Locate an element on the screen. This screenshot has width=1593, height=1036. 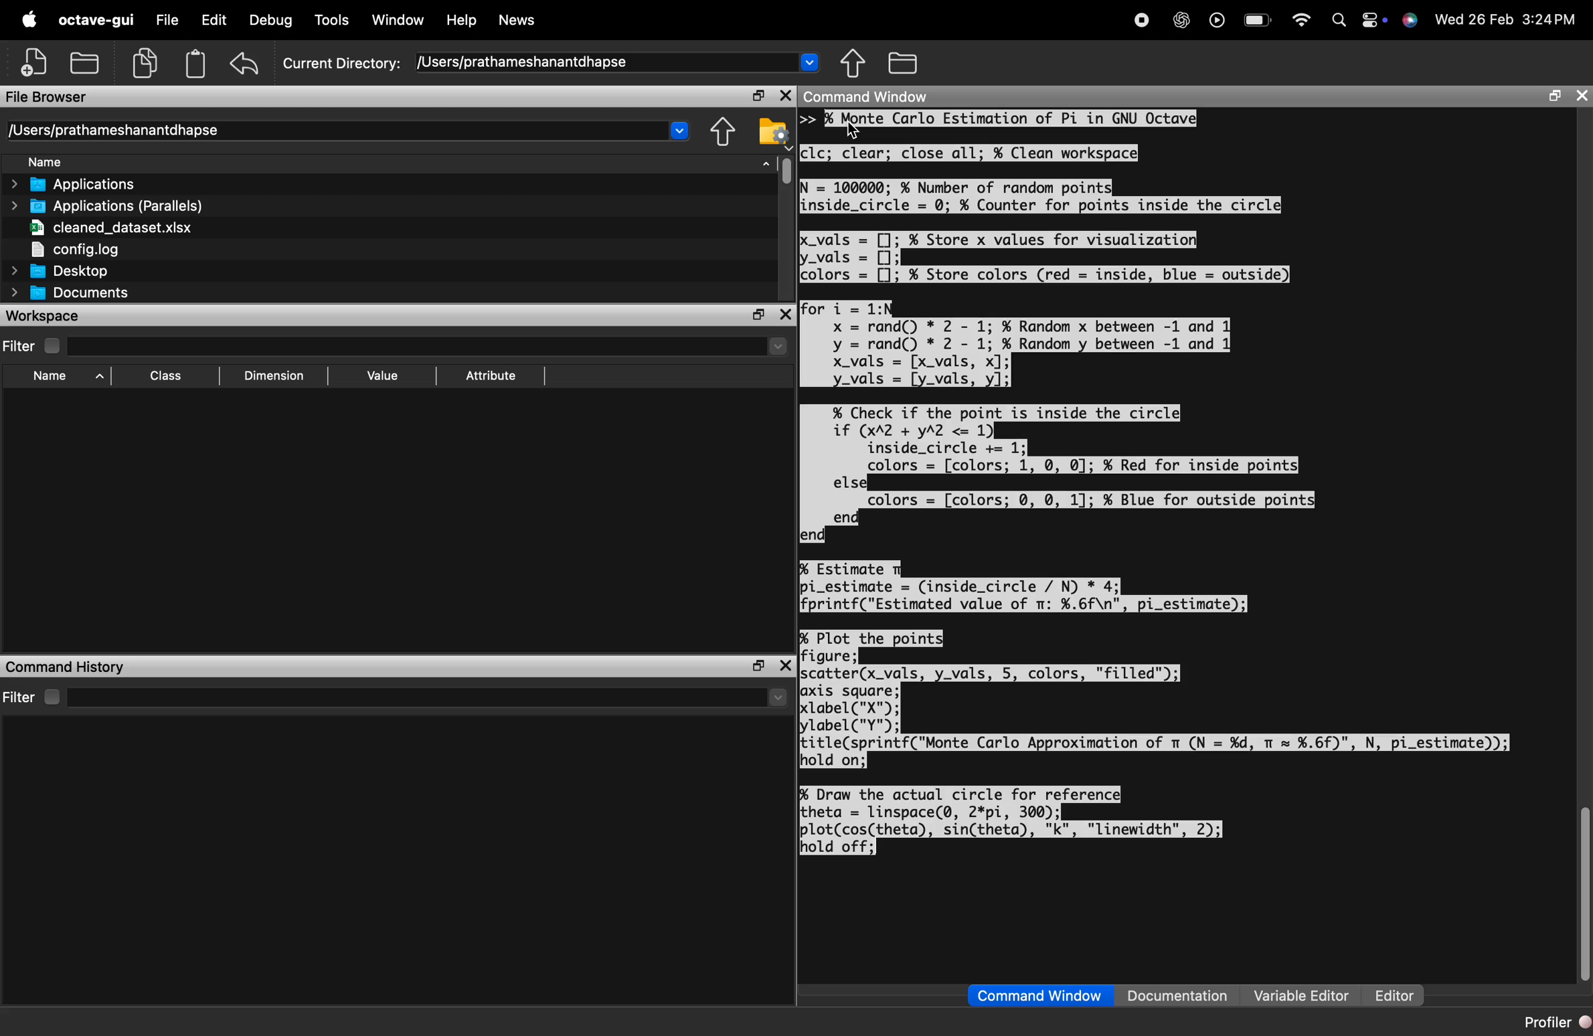
Workspace is located at coordinates (52, 315).